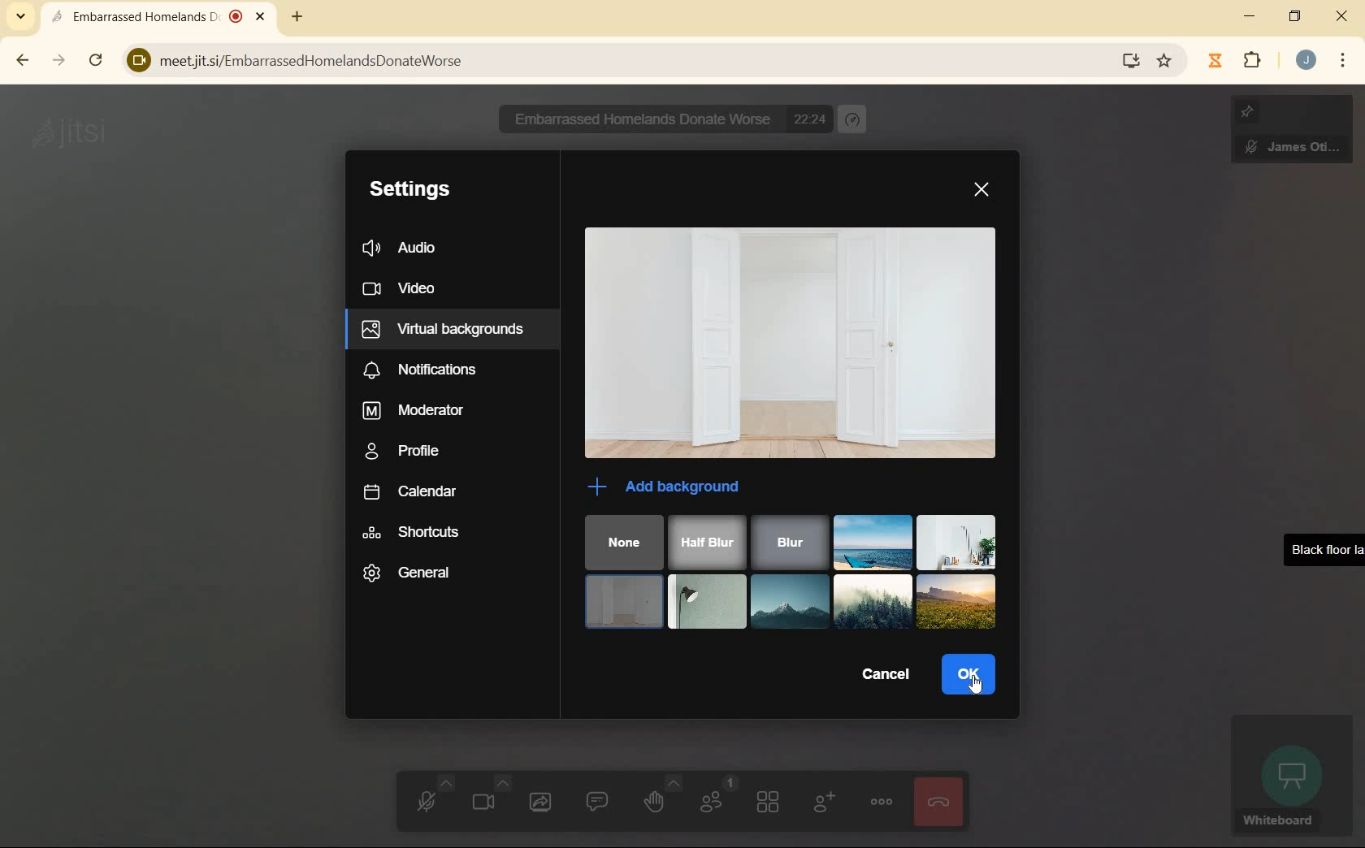 The width and height of the screenshot is (1365, 848). I want to click on add background, so click(671, 486).